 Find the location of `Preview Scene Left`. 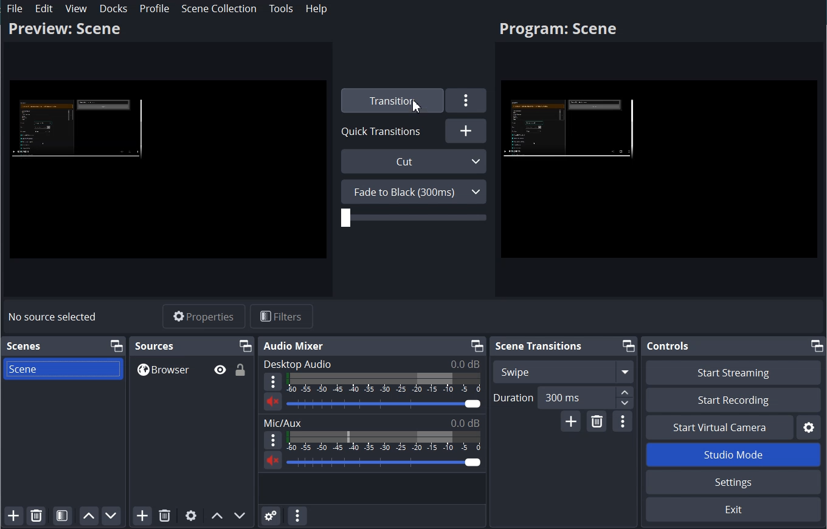

Preview Scene Left is located at coordinates (168, 170).